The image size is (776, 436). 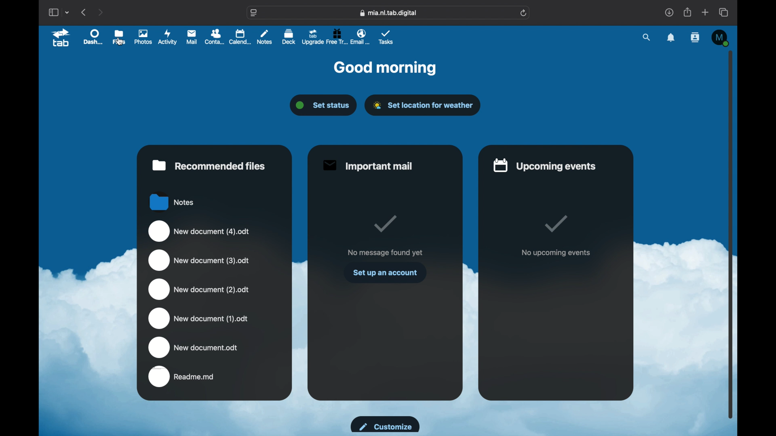 What do you see at coordinates (121, 42) in the screenshot?
I see `cursor` at bounding box center [121, 42].